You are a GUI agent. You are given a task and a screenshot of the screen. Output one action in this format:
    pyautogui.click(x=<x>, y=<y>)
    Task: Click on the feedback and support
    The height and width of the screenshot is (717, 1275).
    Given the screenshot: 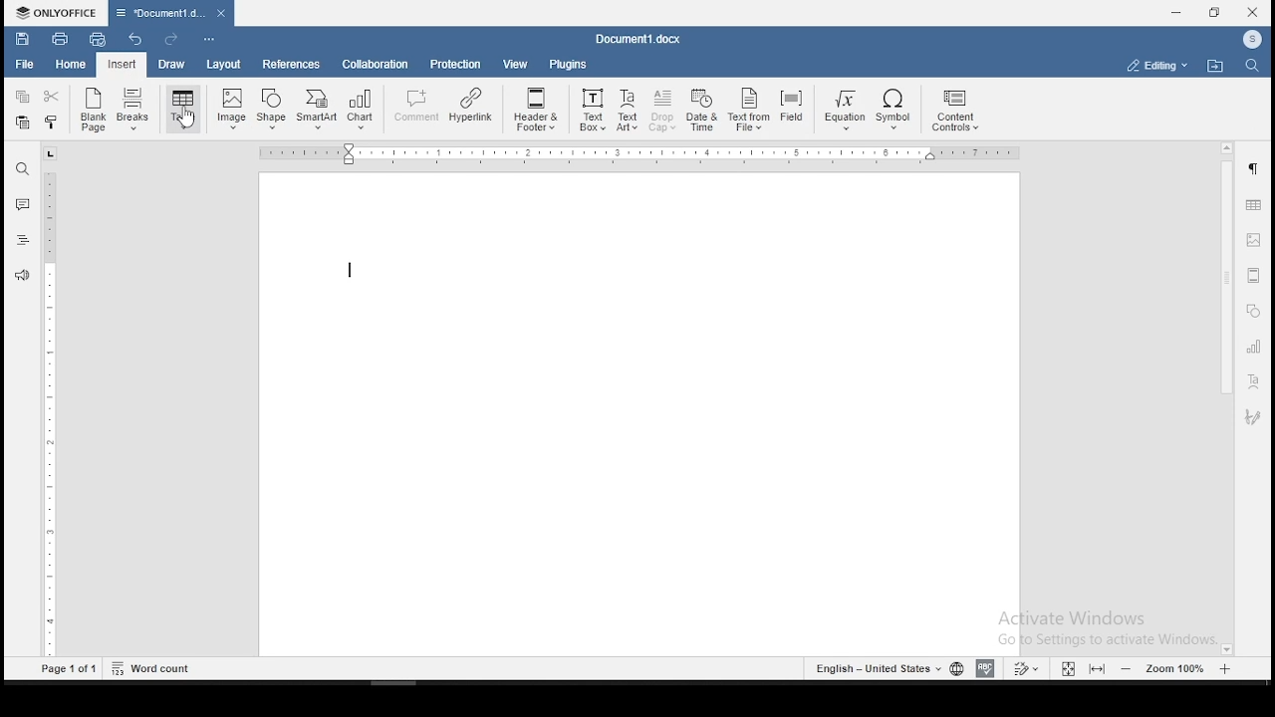 What is the action you would take?
    pyautogui.click(x=23, y=274)
    